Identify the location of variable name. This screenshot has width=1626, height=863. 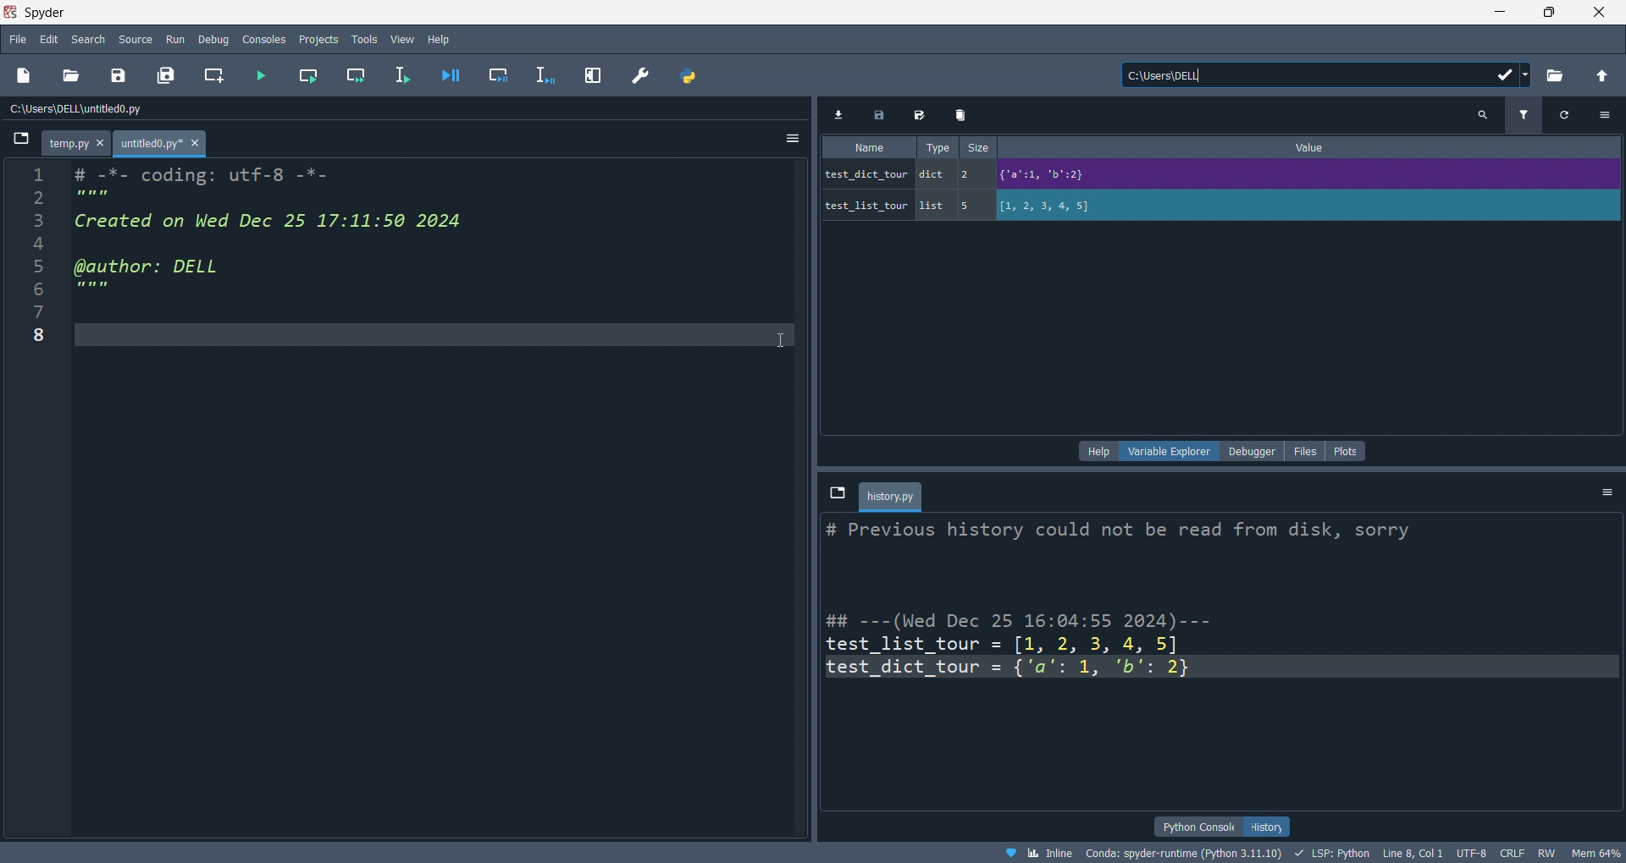
(866, 203).